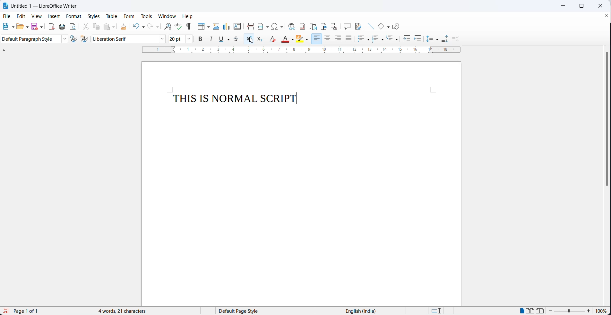 The height and width of the screenshot is (315, 611). I want to click on toggle ordered list, so click(375, 39).